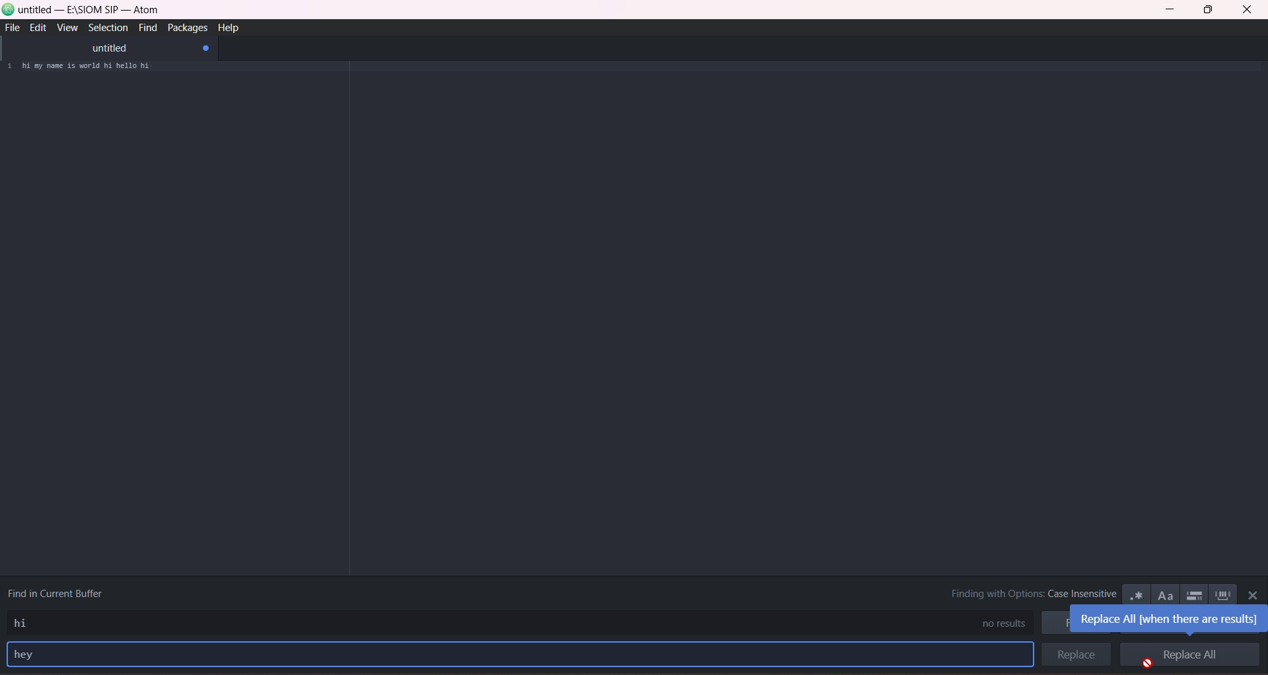 The height and width of the screenshot is (675, 1268). I want to click on only in selection, so click(1192, 593).